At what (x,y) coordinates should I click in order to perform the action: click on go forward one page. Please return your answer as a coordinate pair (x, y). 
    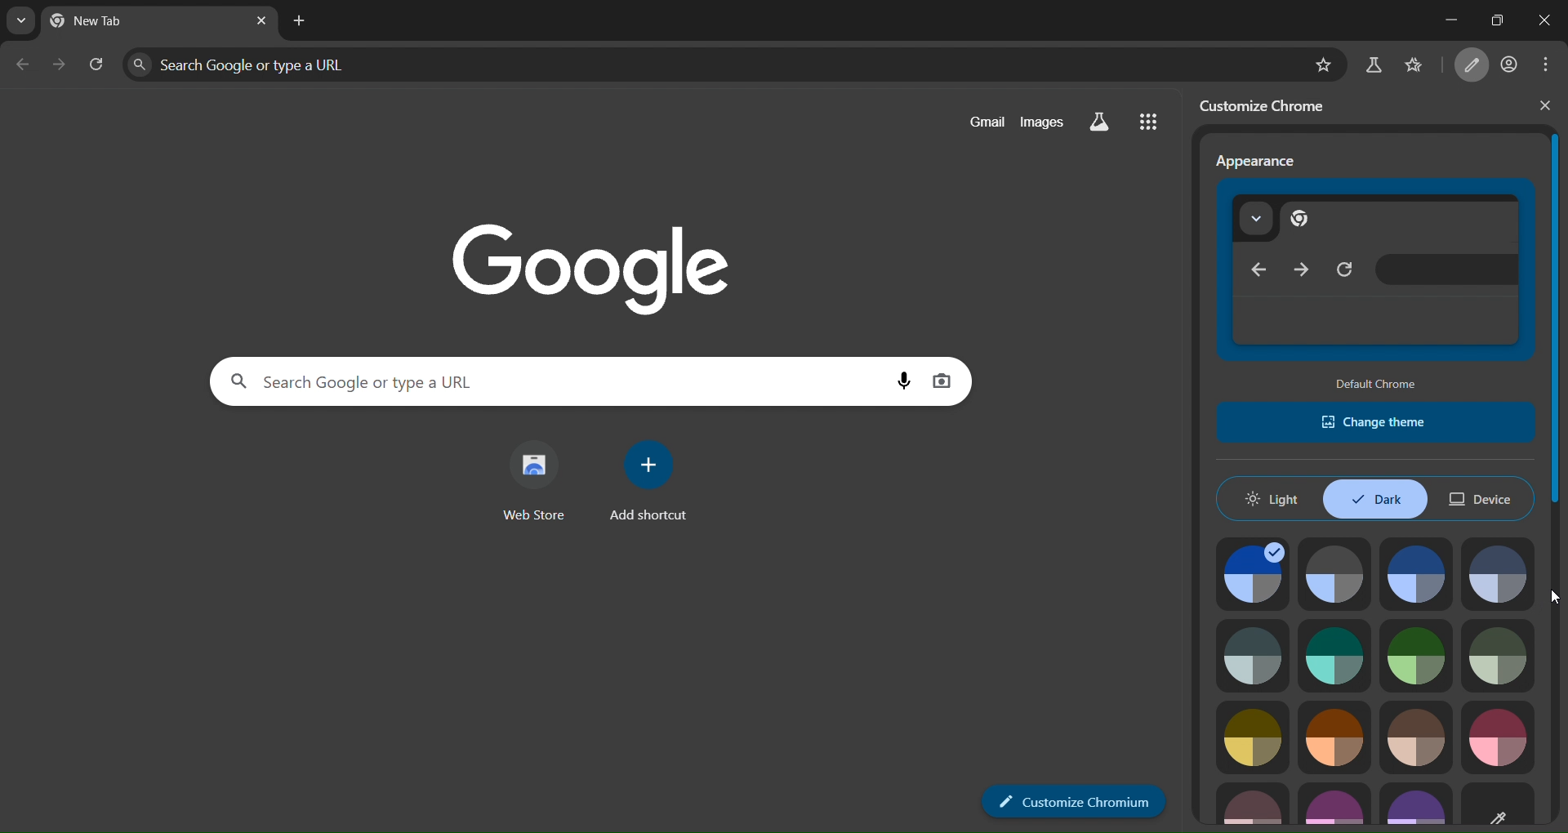
    Looking at the image, I should click on (62, 69).